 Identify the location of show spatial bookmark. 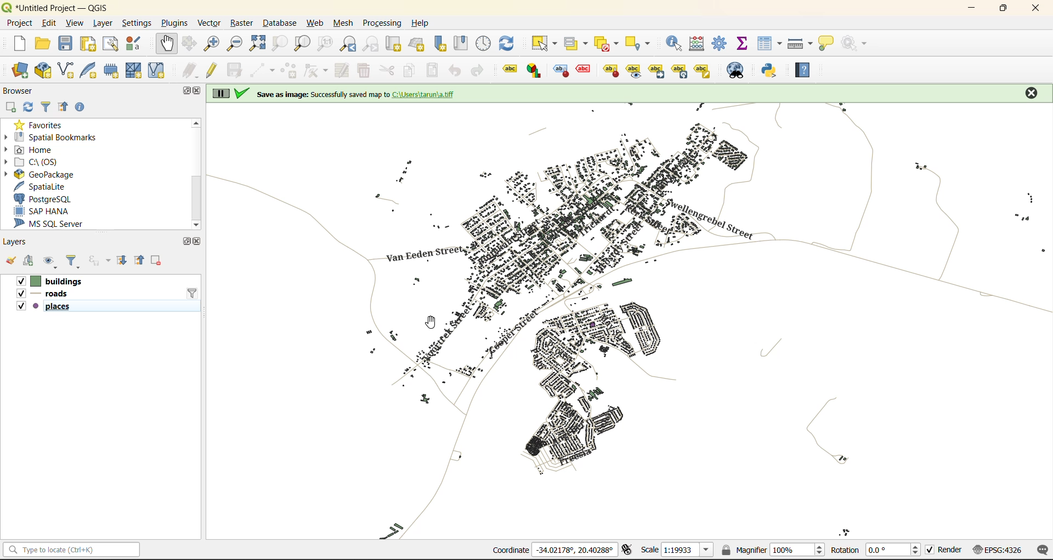
(463, 44).